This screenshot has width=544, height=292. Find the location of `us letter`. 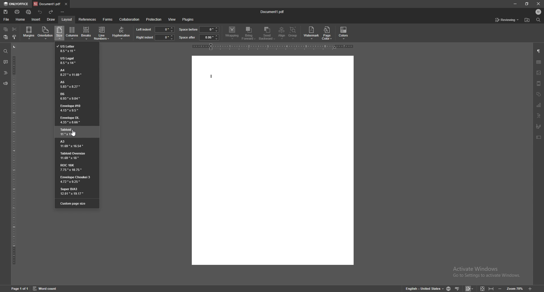

us letter is located at coordinates (76, 48).